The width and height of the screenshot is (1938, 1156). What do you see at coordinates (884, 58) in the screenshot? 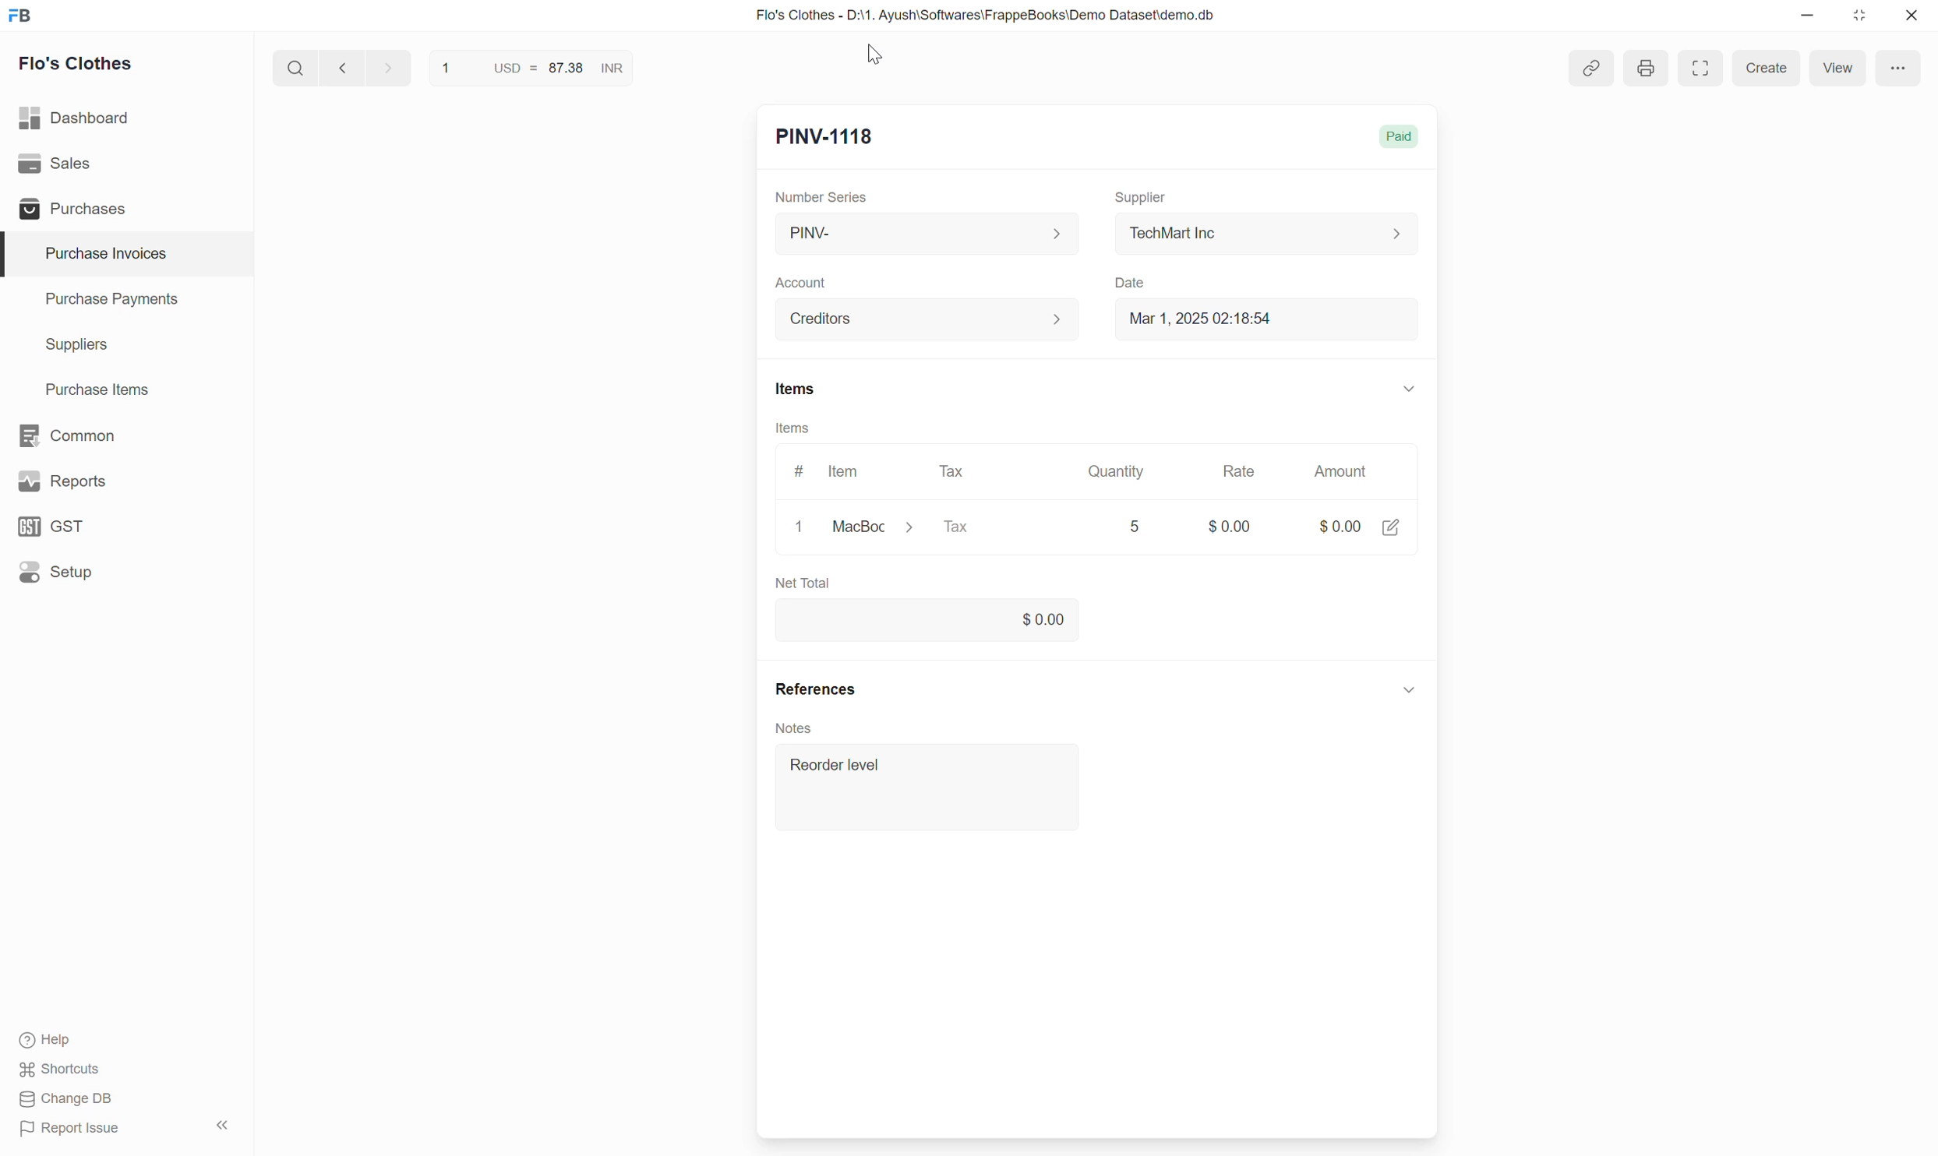
I see `cursor` at bounding box center [884, 58].